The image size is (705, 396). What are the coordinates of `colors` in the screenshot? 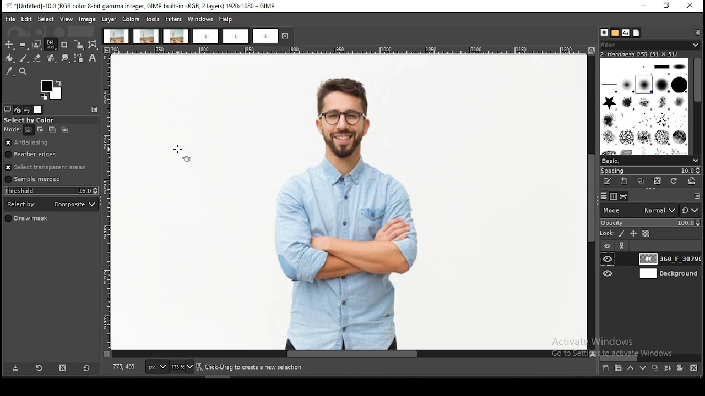 It's located at (52, 90).